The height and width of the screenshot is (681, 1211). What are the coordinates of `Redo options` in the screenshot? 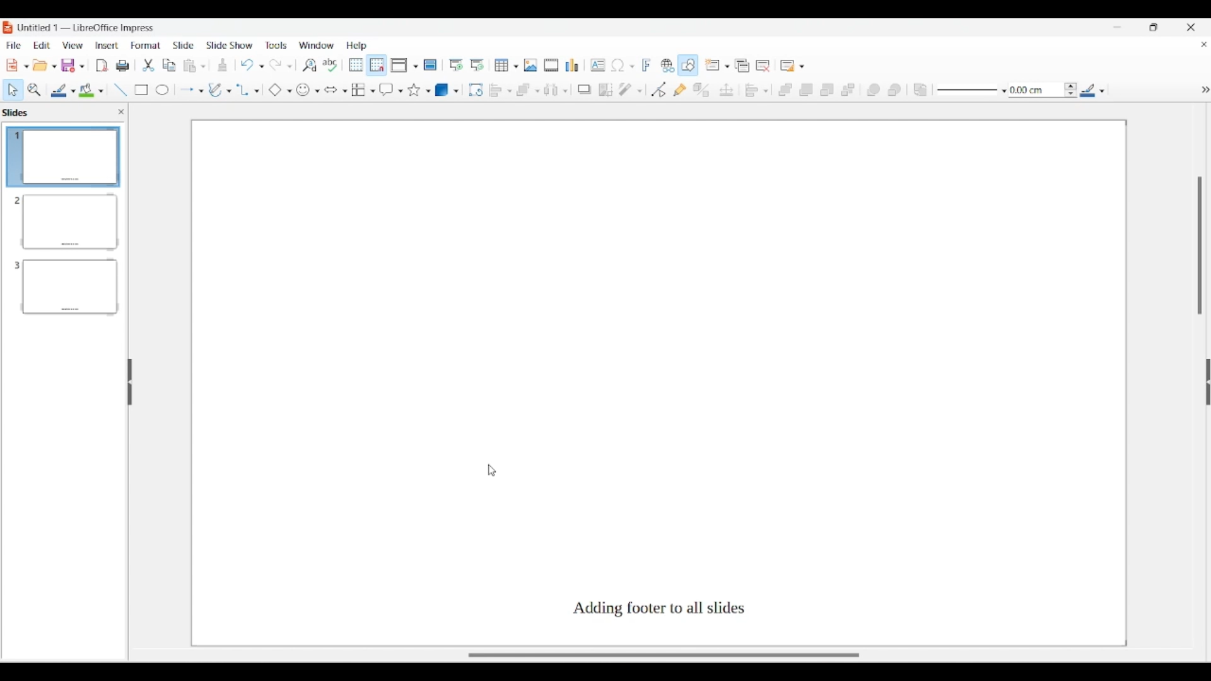 It's located at (281, 64).